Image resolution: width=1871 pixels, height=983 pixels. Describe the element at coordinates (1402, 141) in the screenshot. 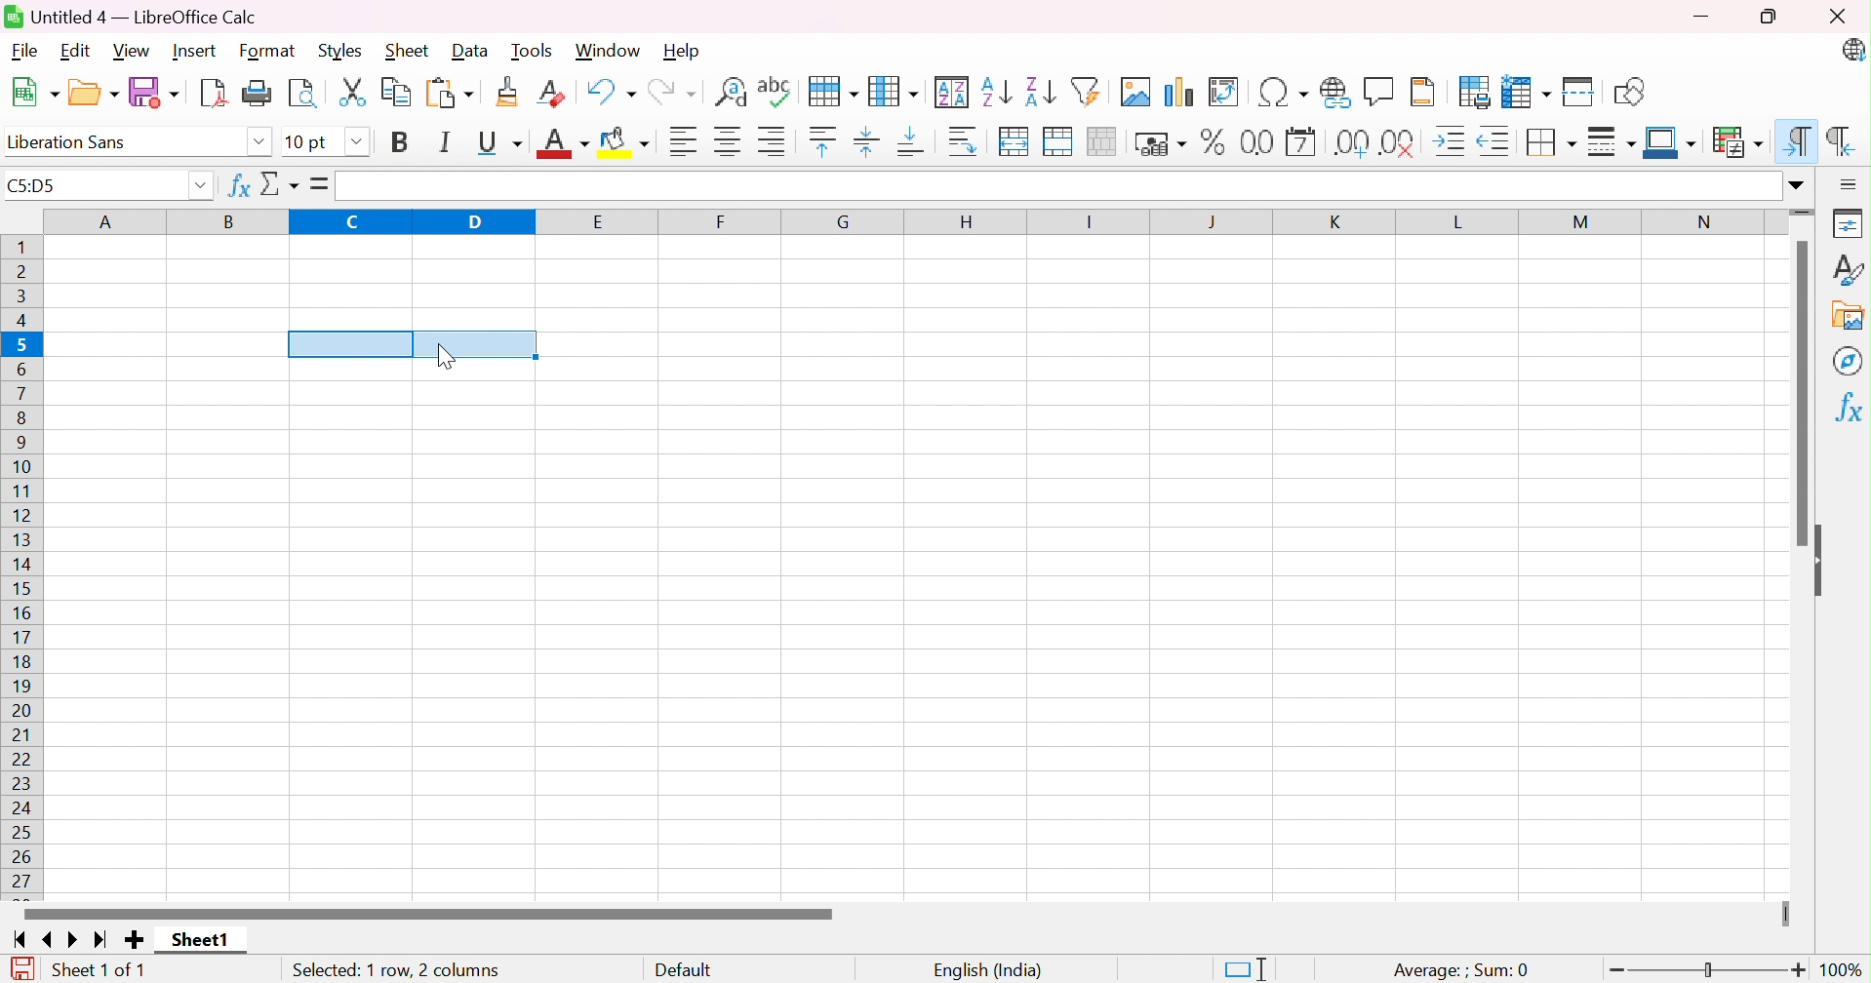

I see `Delete Decimal Place` at that location.